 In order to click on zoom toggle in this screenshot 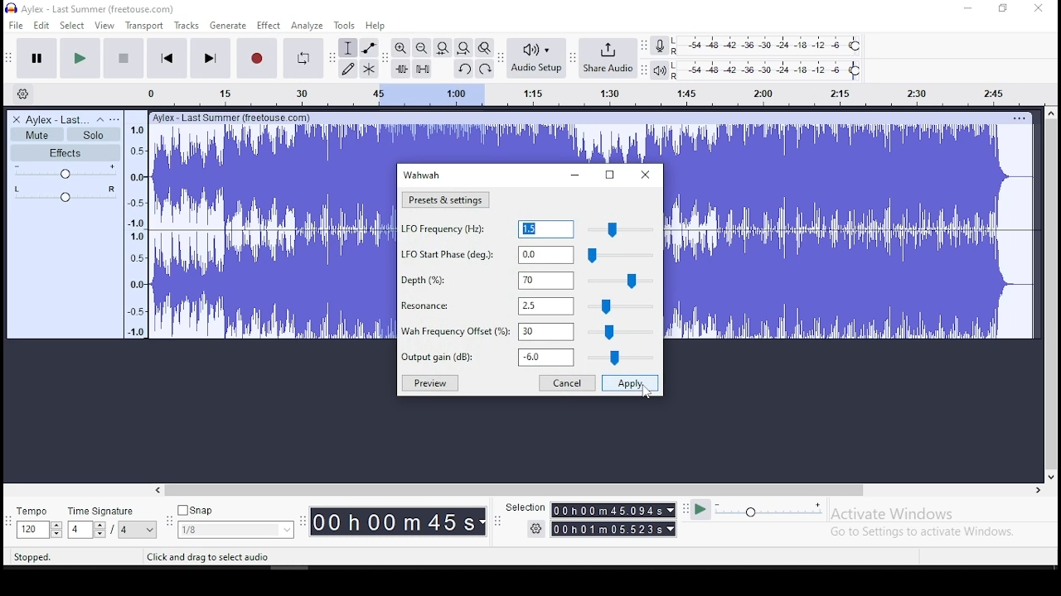, I will do `click(485, 47)`.